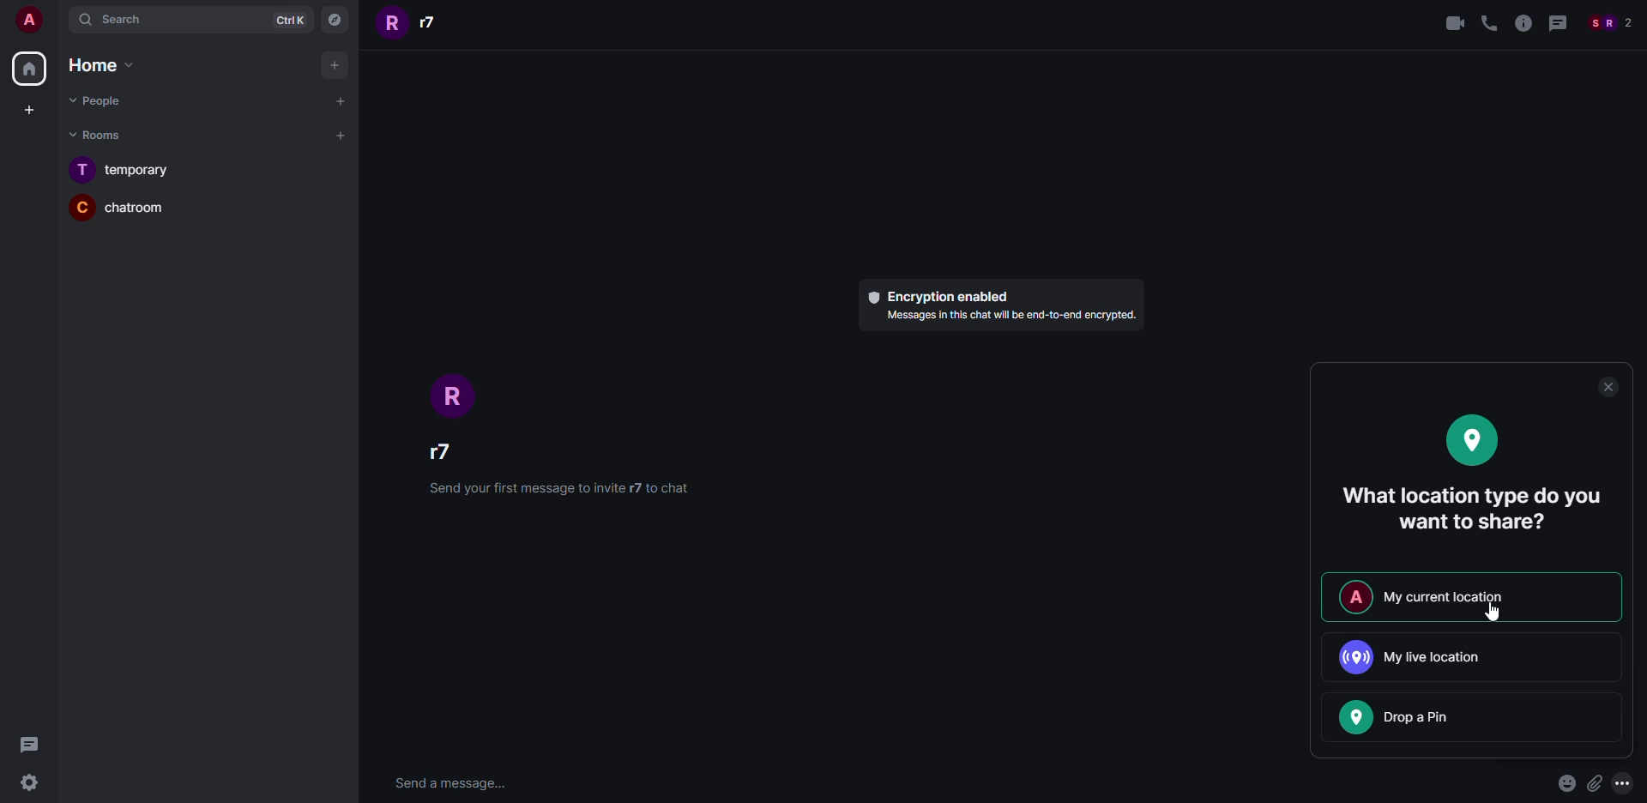  Describe the element at coordinates (159, 20) in the screenshot. I see `Search` at that location.